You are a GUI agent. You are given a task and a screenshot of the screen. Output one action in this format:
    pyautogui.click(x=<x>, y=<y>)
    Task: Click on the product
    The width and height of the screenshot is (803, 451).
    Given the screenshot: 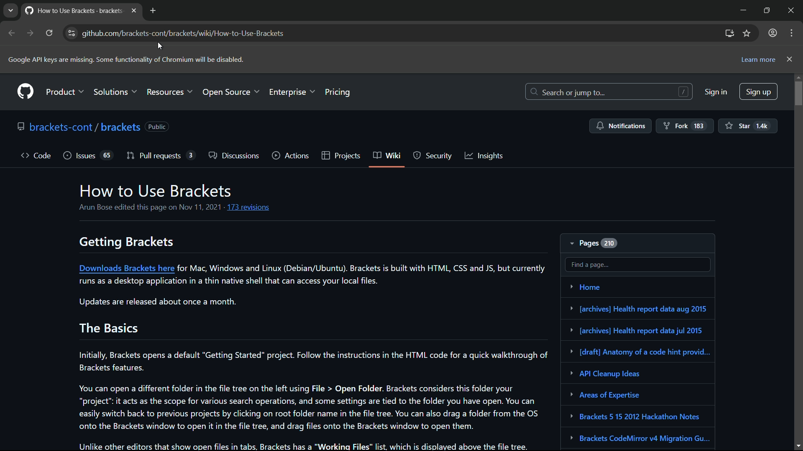 What is the action you would take?
    pyautogui.click(x=64, y=91)
    